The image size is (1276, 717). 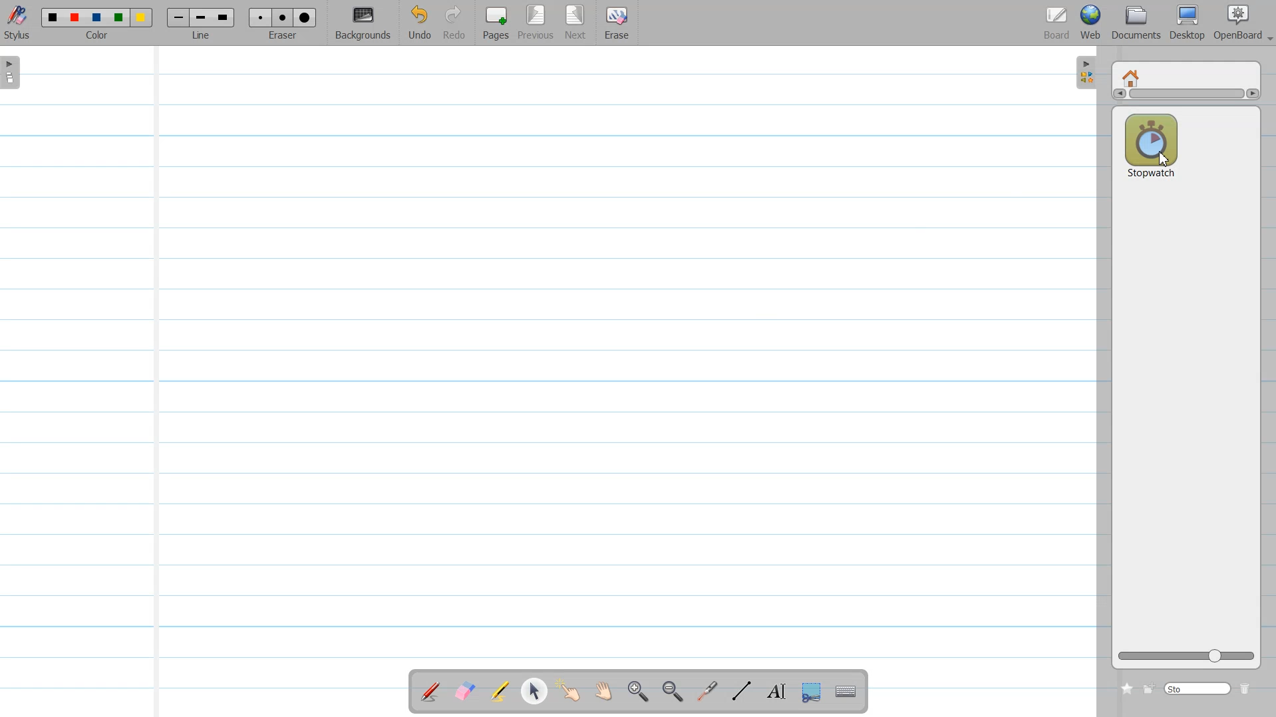 I want to click on Sidebar, so click(x=1084, y=73).